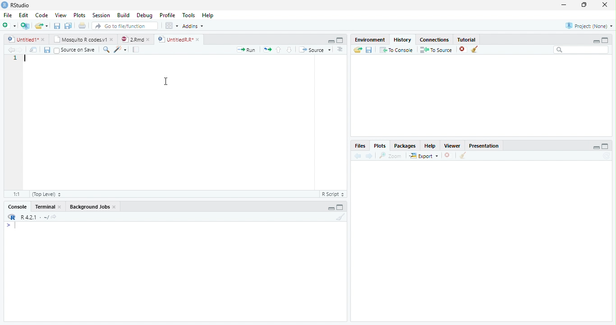  Describe the element at coordinates (595, 41) in the screenshot. I see `minimize` at that location.